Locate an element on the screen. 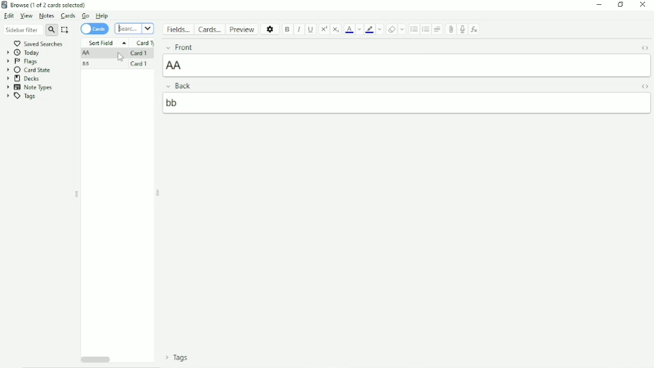 The image size is (654, 368). Front is located at coordinates (181, 48).